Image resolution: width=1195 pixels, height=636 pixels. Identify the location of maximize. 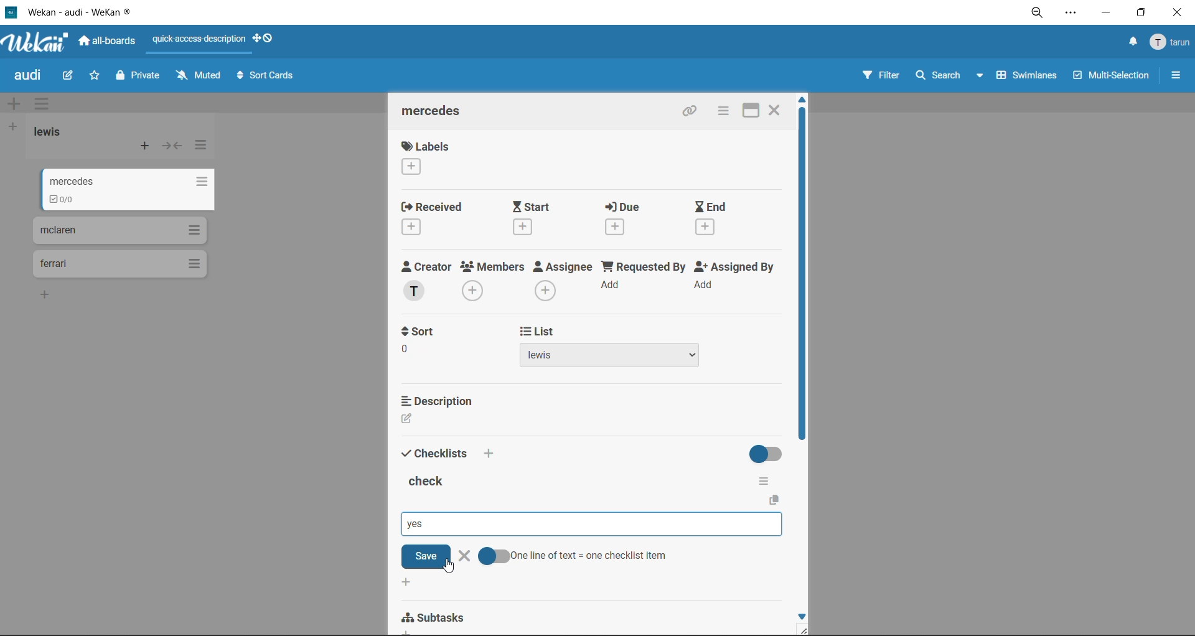
(1138, 16).